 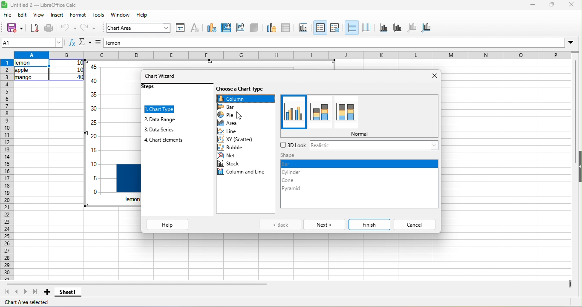 What do you see at coordinates (94, 134) in the screenshot?
I see `Chart no` at bounding box center [94, 134].